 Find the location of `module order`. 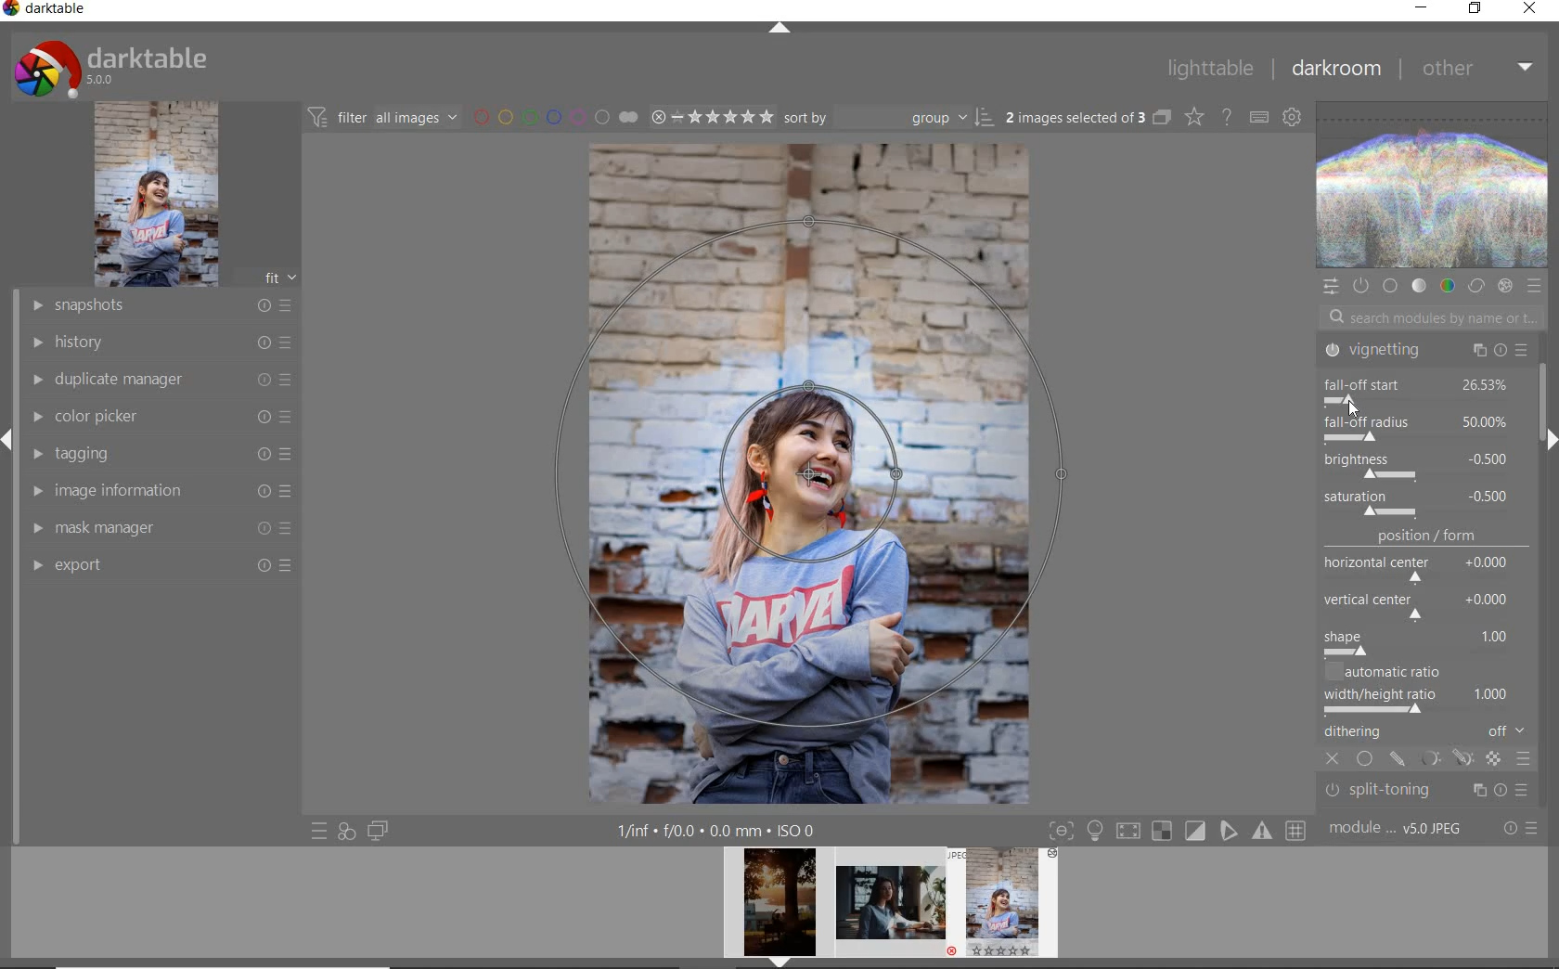

module order is located at coordinates (1398, 829).